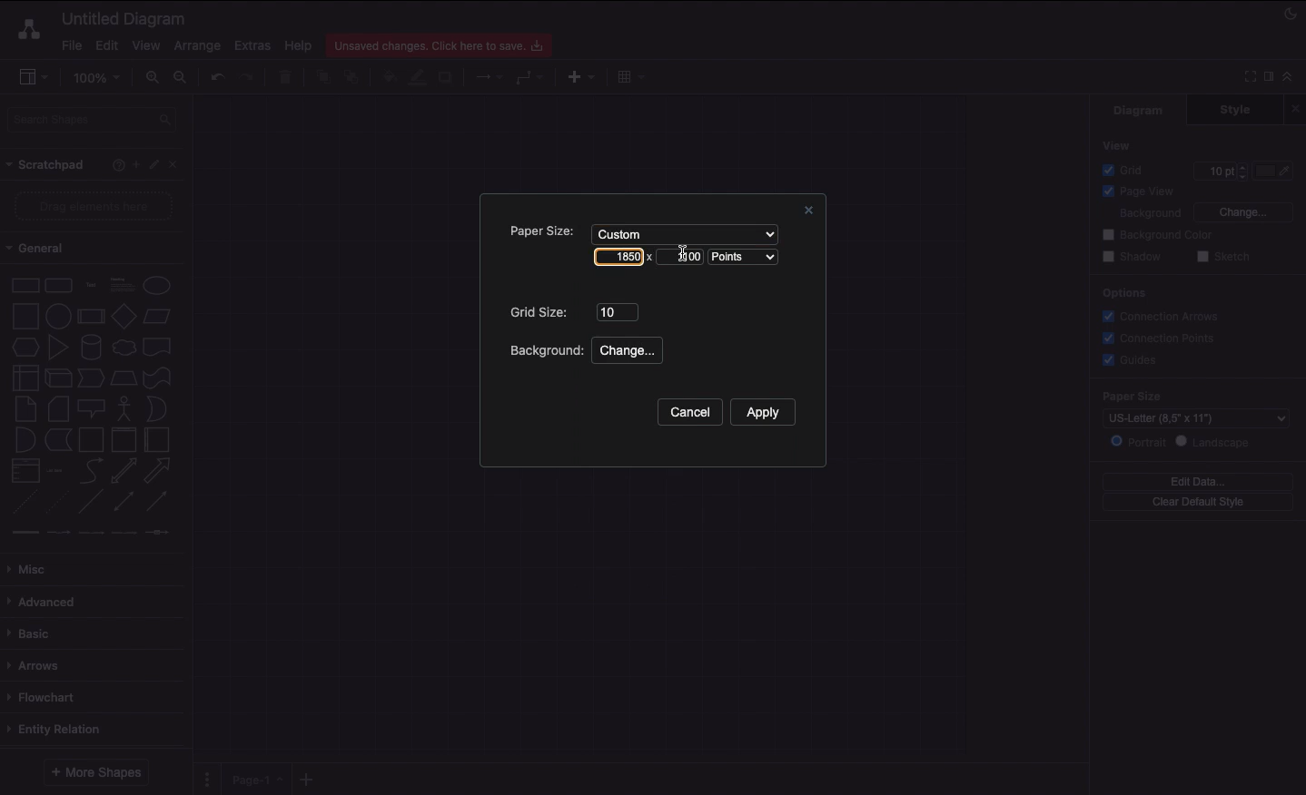 The height and width of the screenshot is (795, 1306). I want to click on Change..., so click(630, 351).